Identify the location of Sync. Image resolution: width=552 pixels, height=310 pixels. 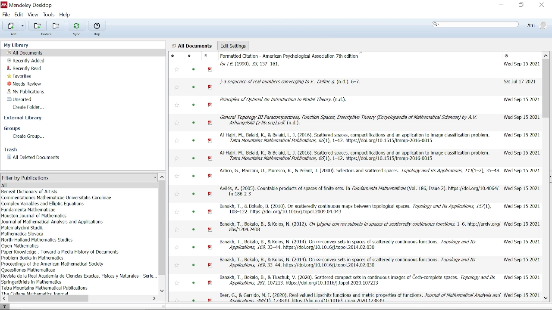
(76, 35).